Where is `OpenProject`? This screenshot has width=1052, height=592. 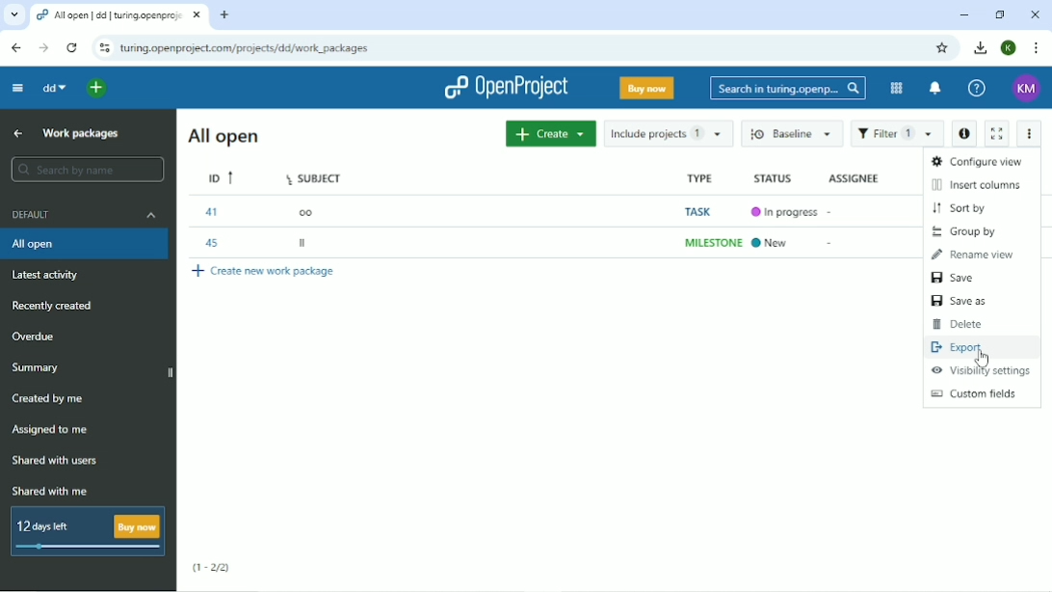 OpenProject is located at coordinates (505, 88).